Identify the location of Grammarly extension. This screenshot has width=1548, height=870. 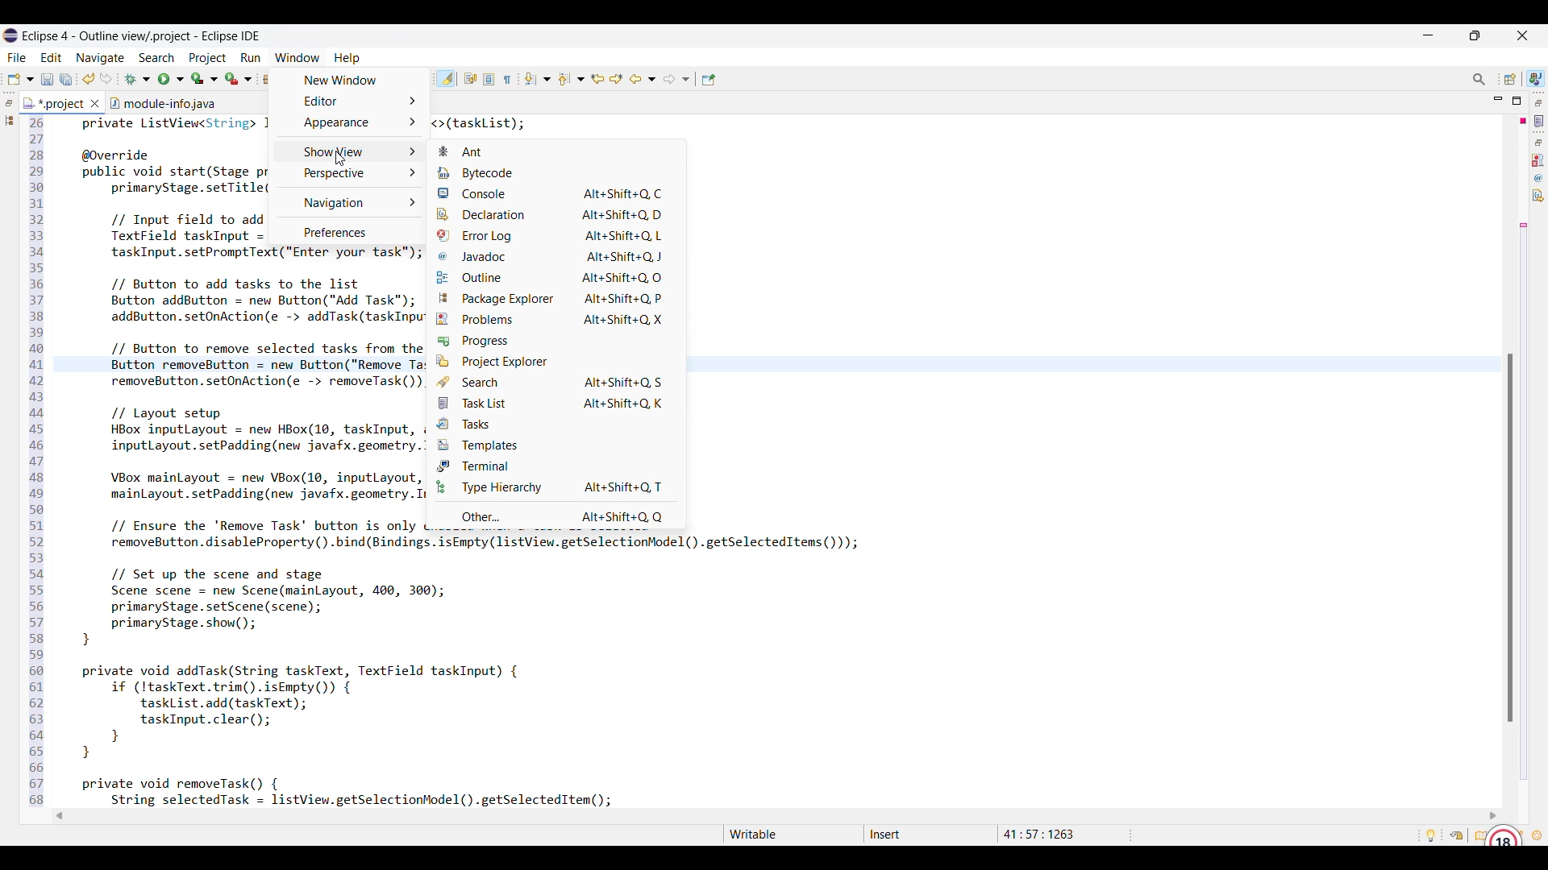
(1503, 834).